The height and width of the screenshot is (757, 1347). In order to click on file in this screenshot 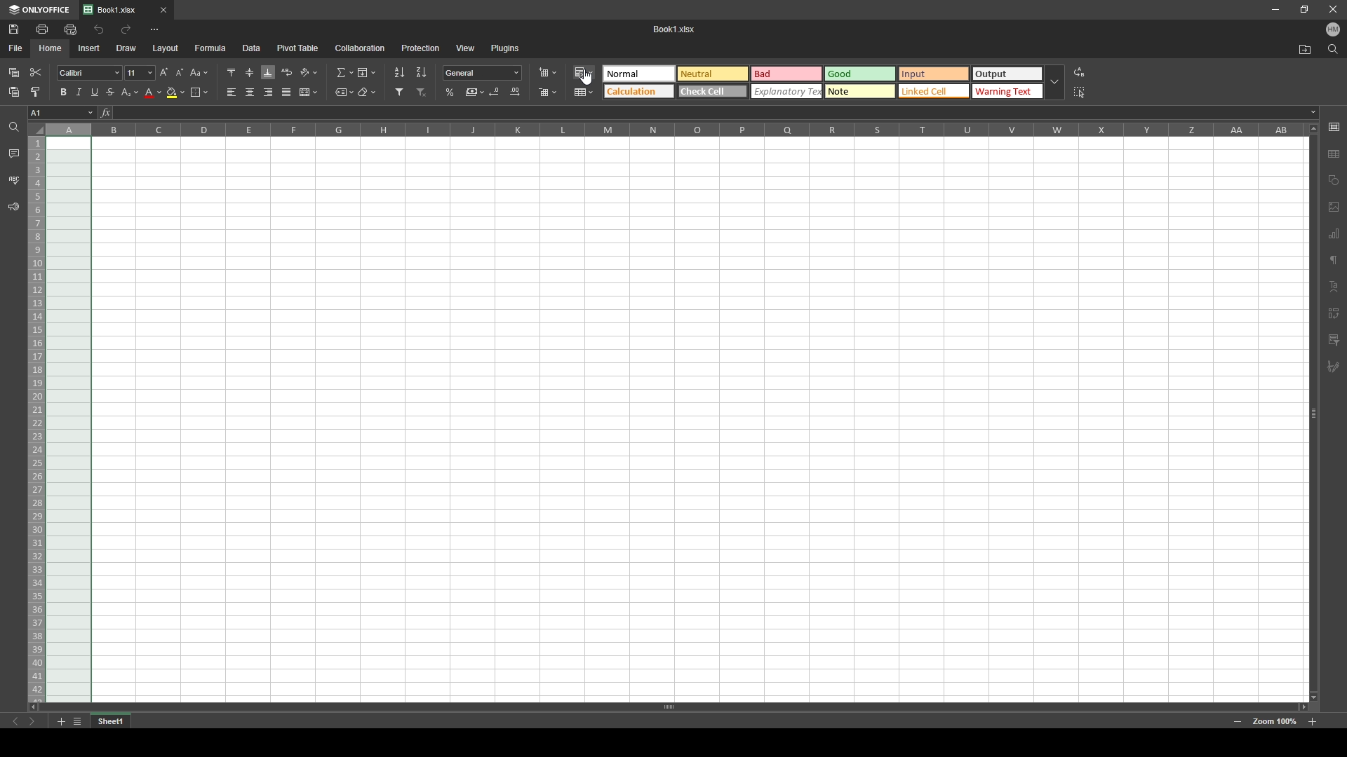, I will do `click(16, 47)`.